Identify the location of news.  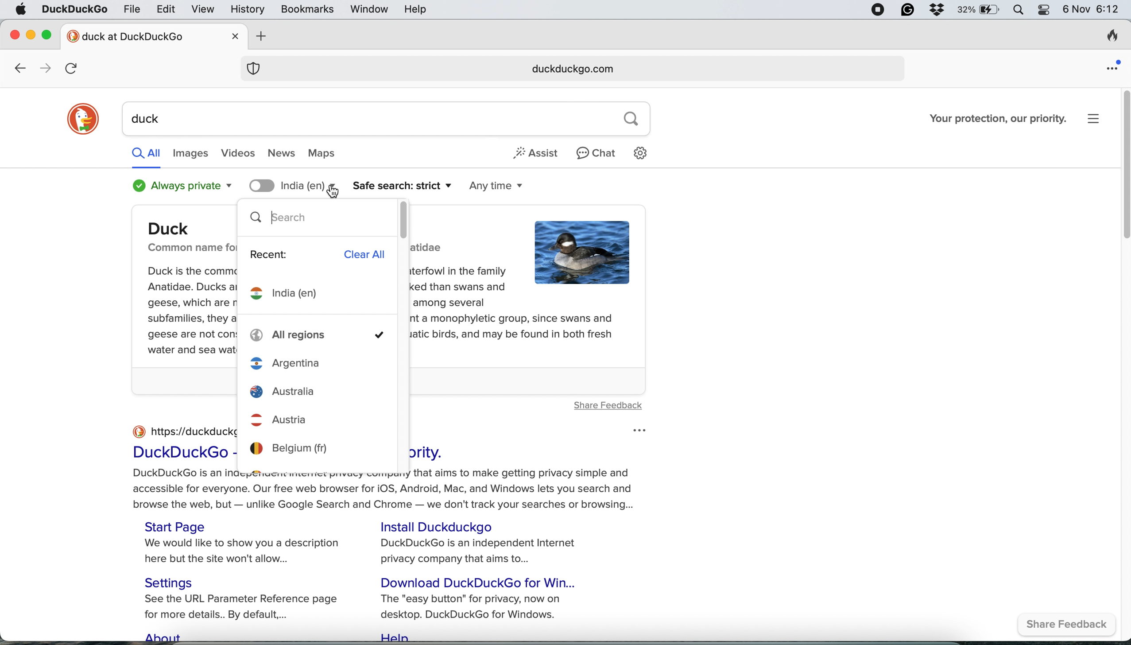
(282, 154).